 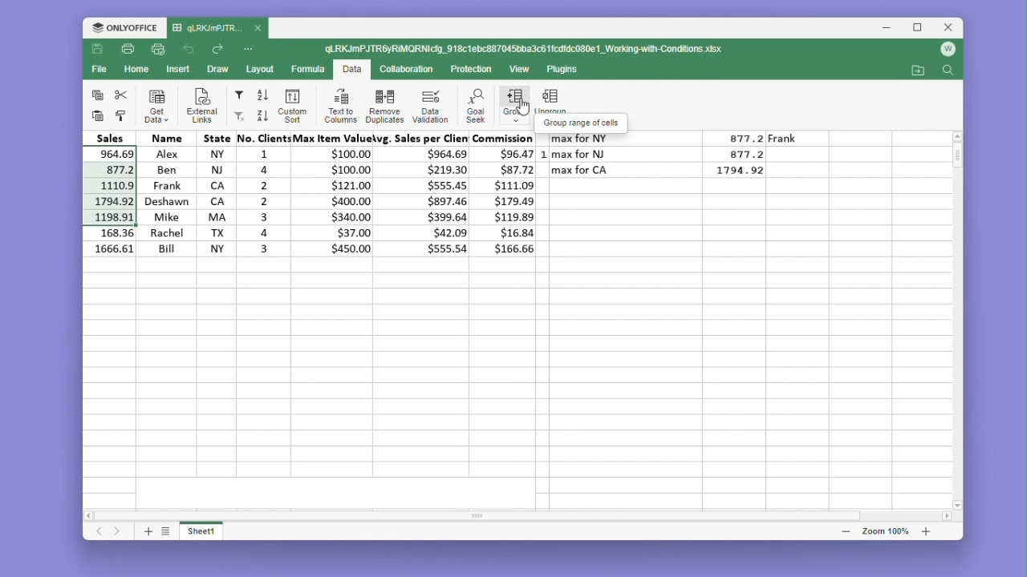 What do you see at coordinates (309, 68) in the screenshot?
I see `Formula` at bounding box center [309, 68].